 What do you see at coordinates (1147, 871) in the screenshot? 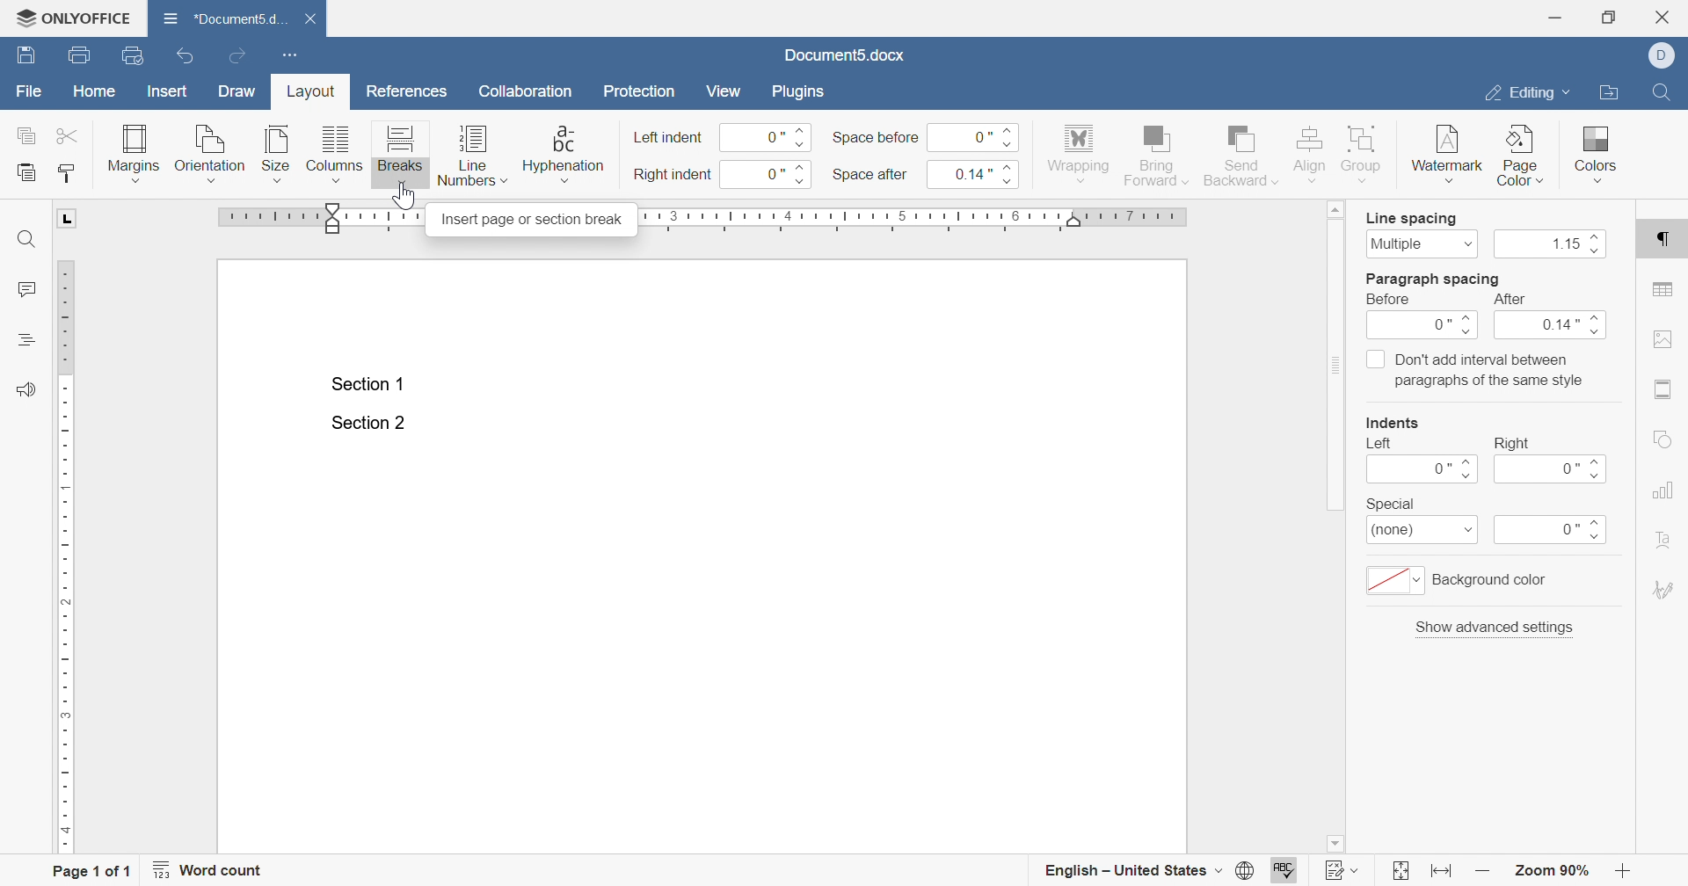
I see `english - united states` at bounding box center [1147, 871].